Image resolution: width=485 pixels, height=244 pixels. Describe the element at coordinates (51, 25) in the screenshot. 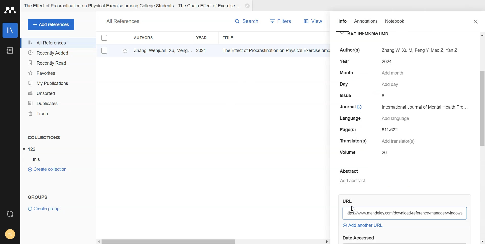

I see `Add Refrences` at that location.